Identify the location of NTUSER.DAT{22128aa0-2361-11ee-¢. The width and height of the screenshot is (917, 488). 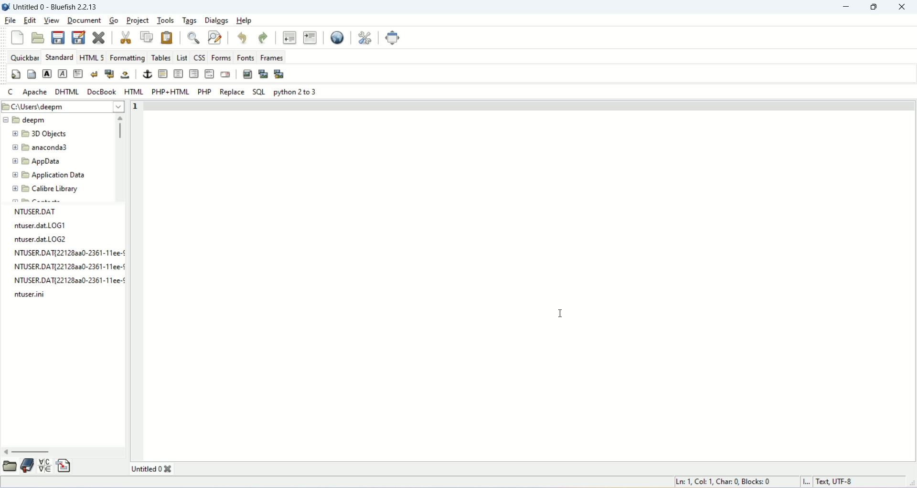
(66, 281).